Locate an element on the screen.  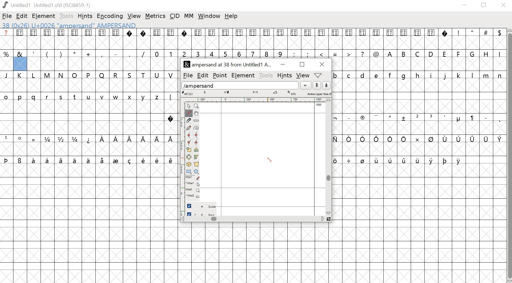
symbol is located at coordinates (431, 160).